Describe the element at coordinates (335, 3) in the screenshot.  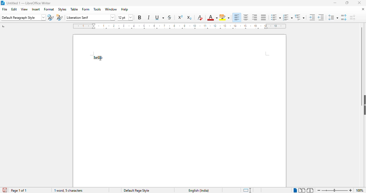
I see `minimize` at that location.